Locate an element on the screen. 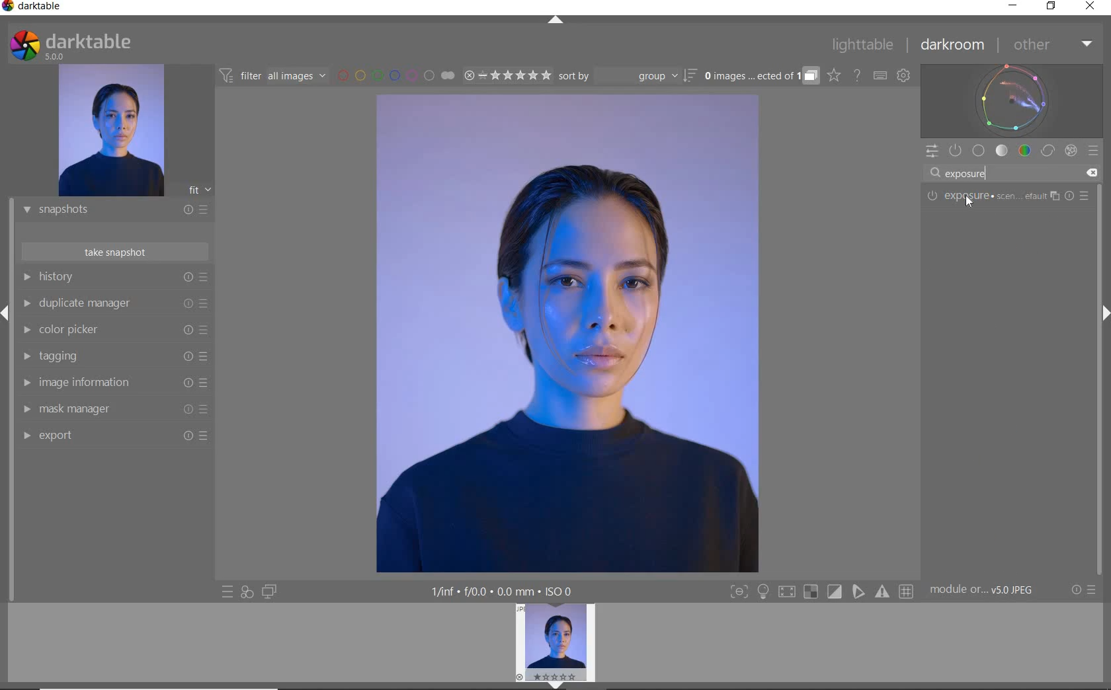 This screenshot has height=690, width=1111. Button is located at coordinates (786, 594).